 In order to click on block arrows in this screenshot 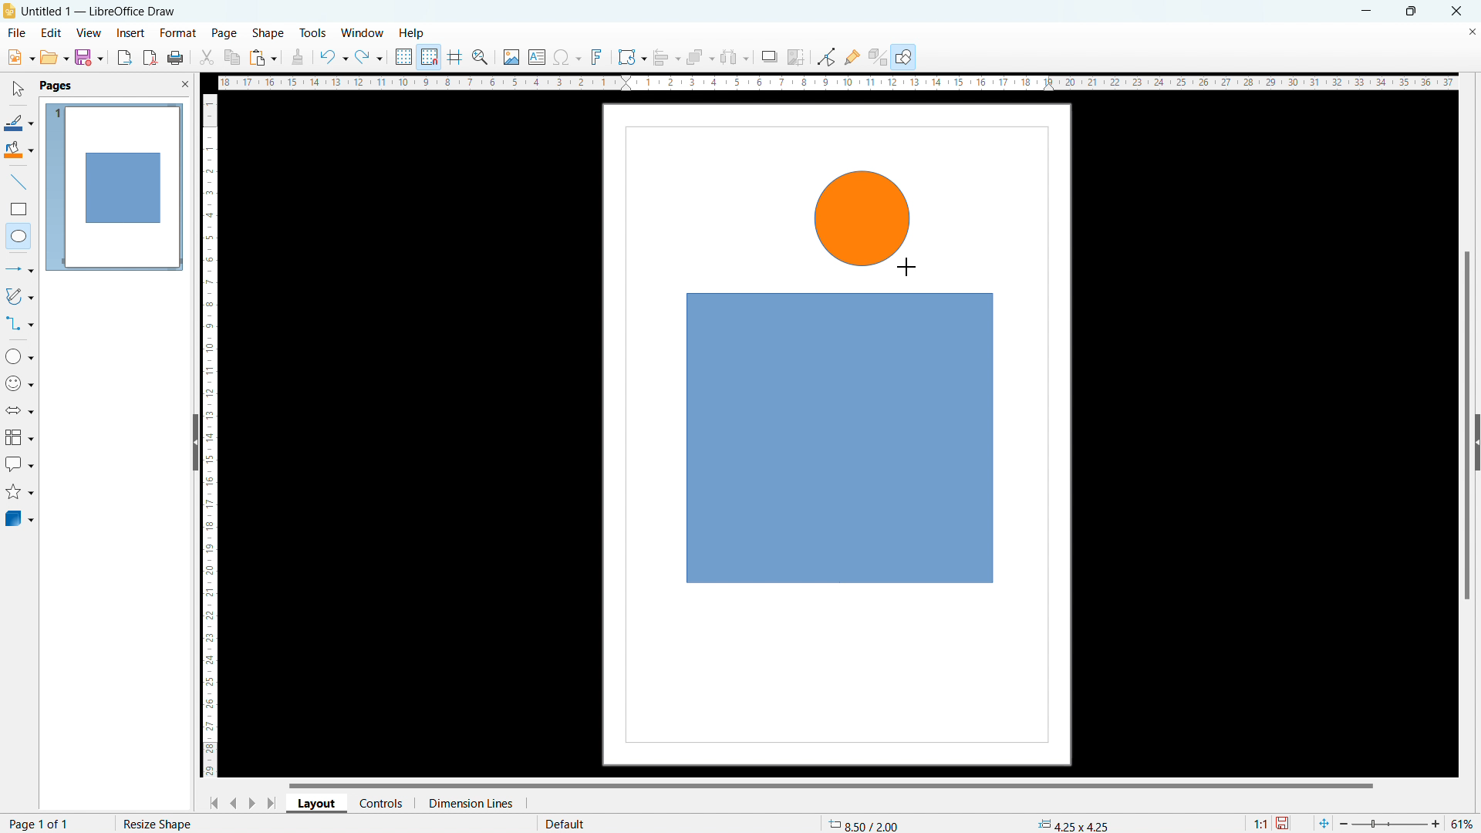, I will do `click(21, 410)`.